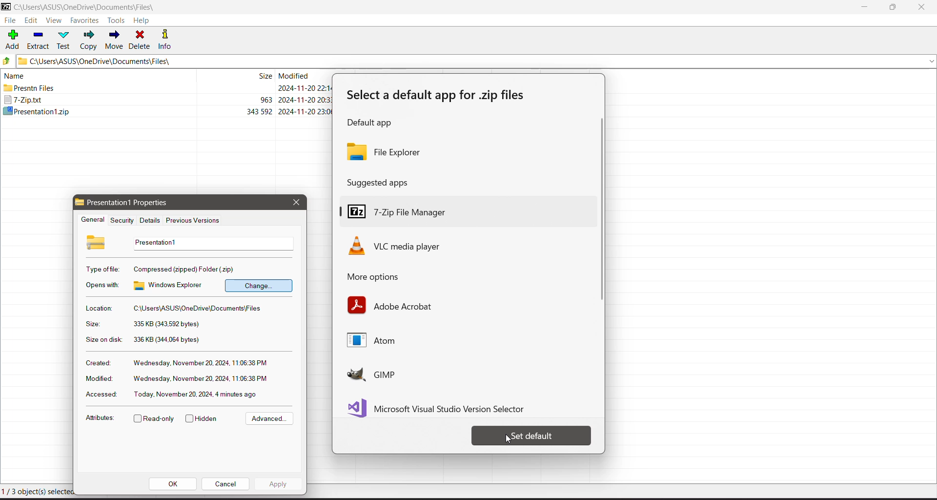  Describe the element at coordinates (148, 220) in the screenshot. I see `Details` at that location.